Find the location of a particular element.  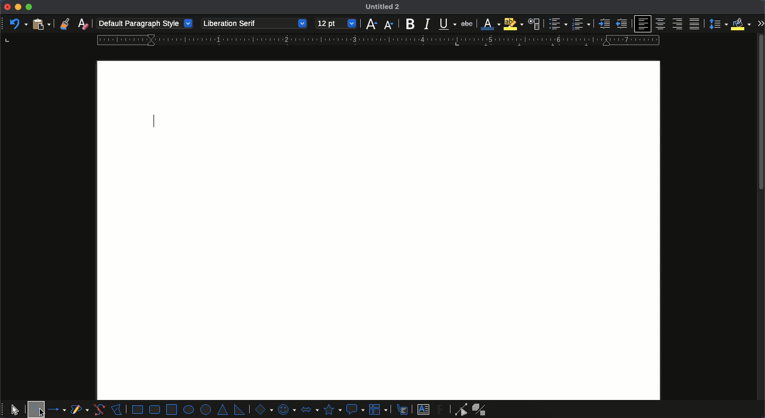

decrease size is located at coordinates (371, 23).